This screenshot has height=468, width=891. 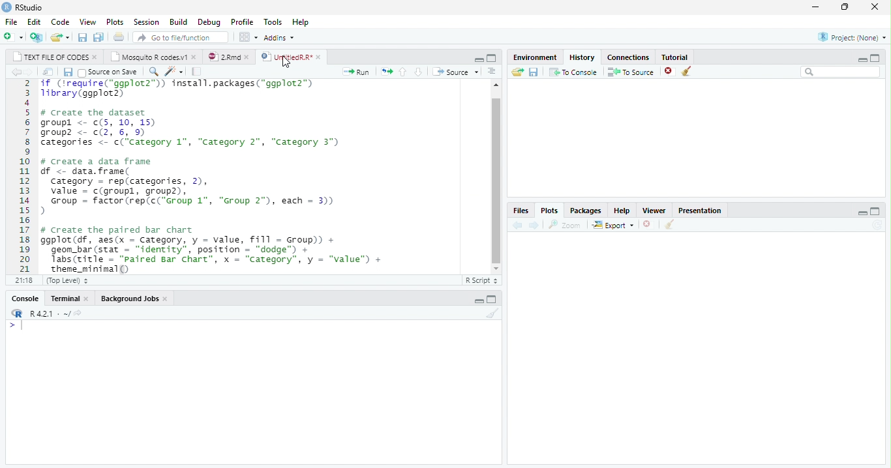 What do you see at coordinates (481, 281) in the screenshot?
I see `Rscript` at bounding box center [481, 281].